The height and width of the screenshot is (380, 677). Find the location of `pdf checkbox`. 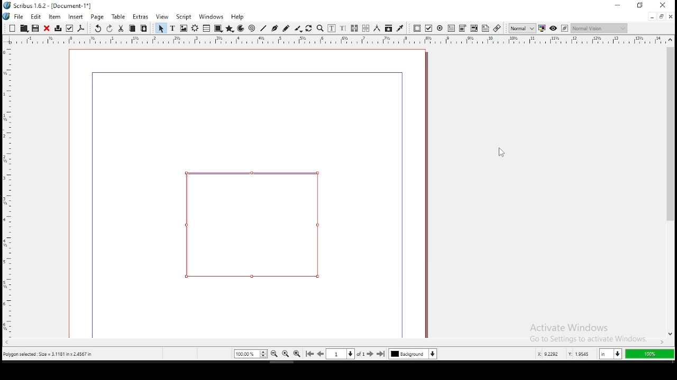

pdf checkbox is located at coordinates (428, 28).